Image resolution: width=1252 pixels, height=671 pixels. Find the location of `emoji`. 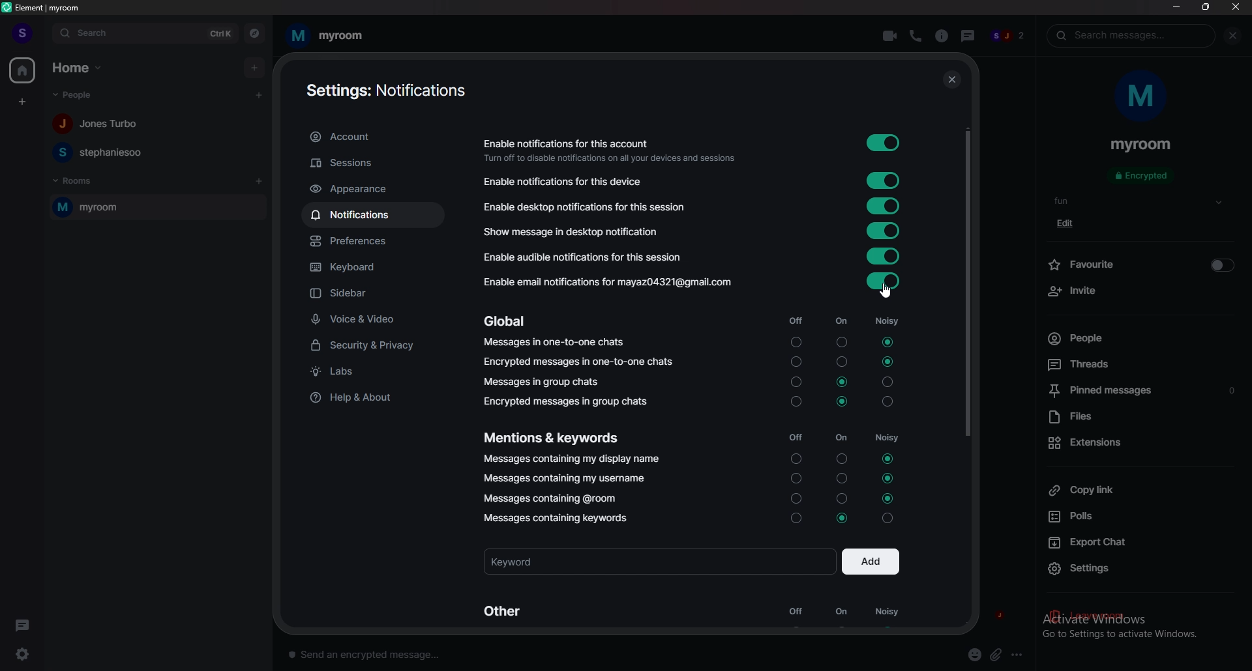

emoji is located at coordinates (976, 655).